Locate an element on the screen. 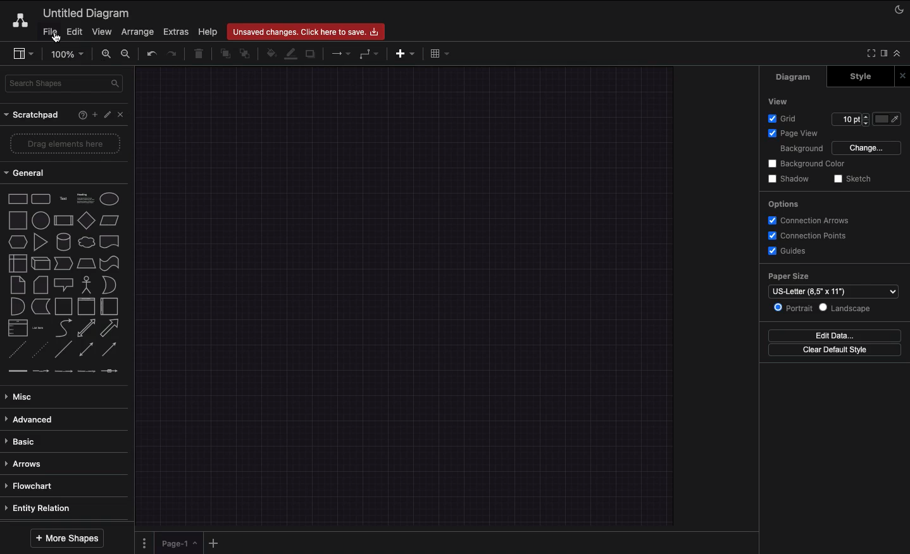 The height and width of the screenshot is (554, 910). connector 1 is located at coordinates (16, 371).